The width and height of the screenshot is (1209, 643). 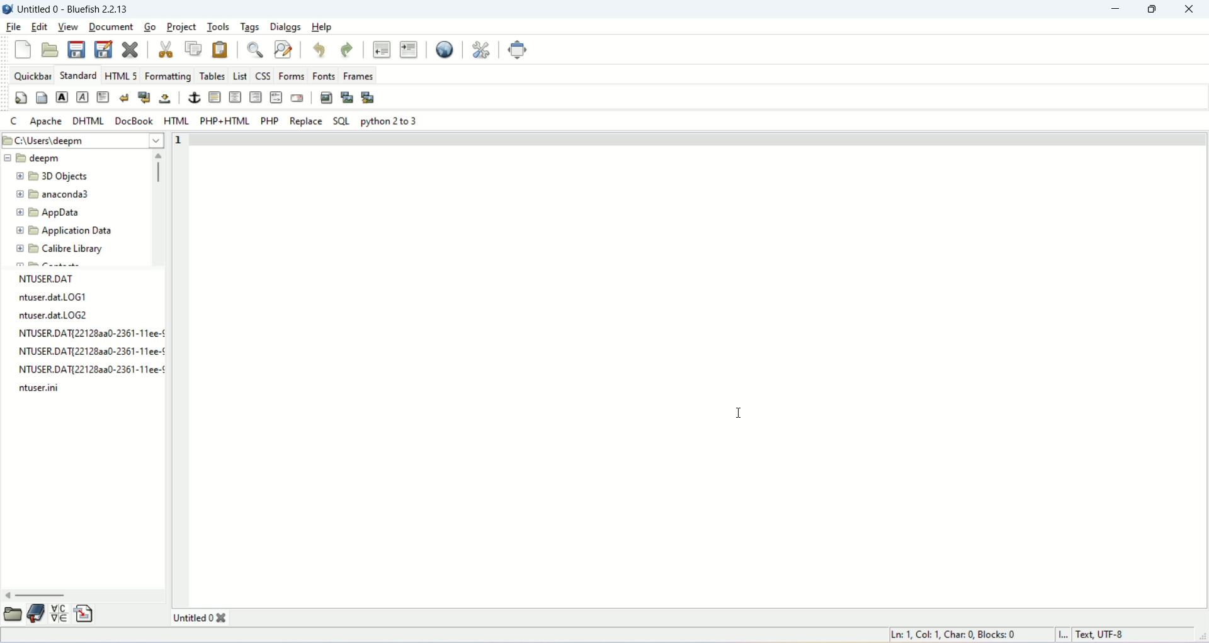 I want to click on go, so click(x=149, y=27).